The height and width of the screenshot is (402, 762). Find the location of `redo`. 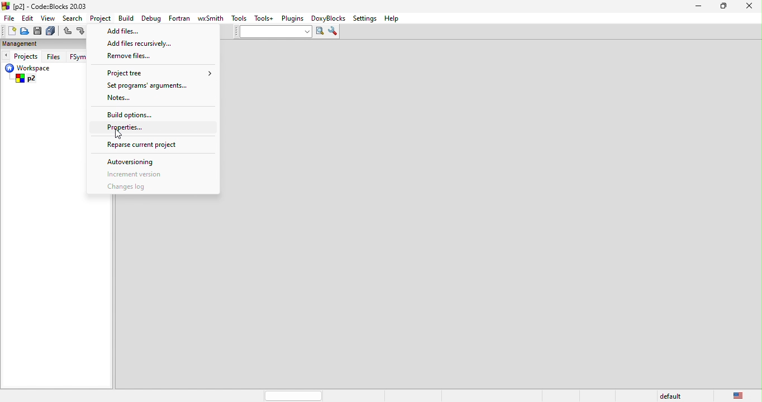

redo is located at coordinates (81, 32).